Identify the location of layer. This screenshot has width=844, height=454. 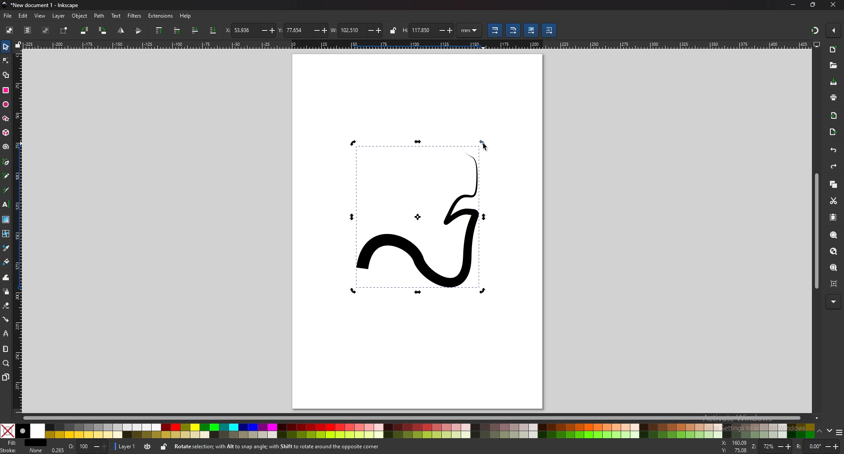
(58, 16).